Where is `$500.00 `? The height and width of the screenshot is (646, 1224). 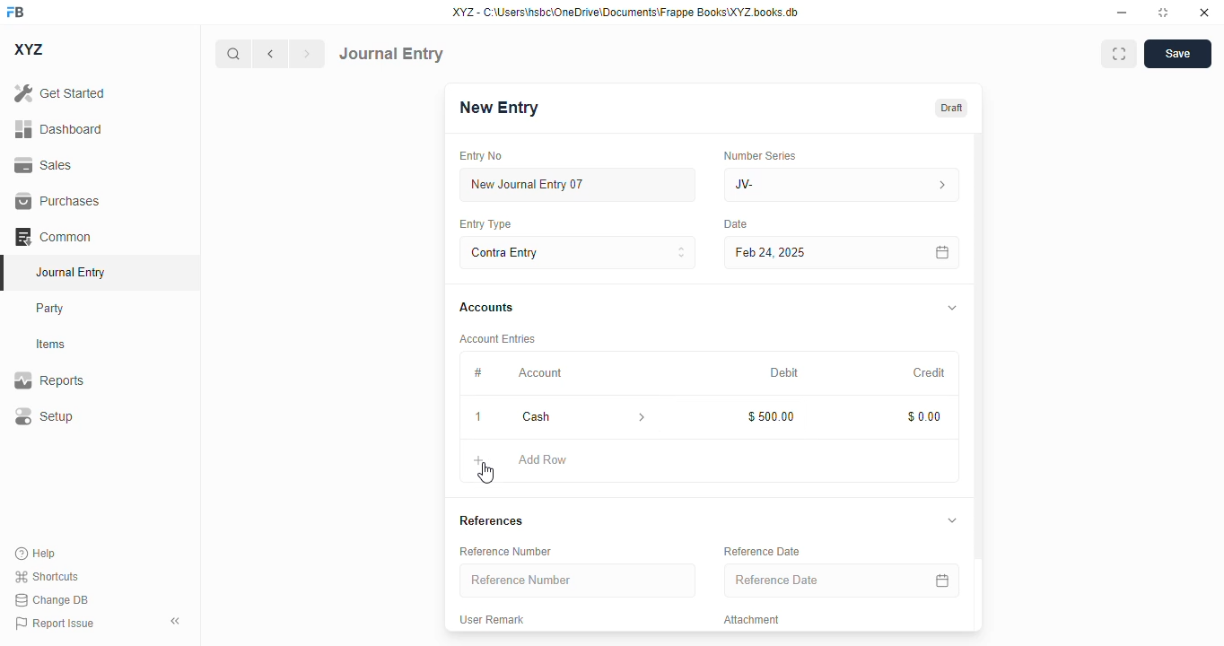 $500.00  is located at coordinates (772, 416).